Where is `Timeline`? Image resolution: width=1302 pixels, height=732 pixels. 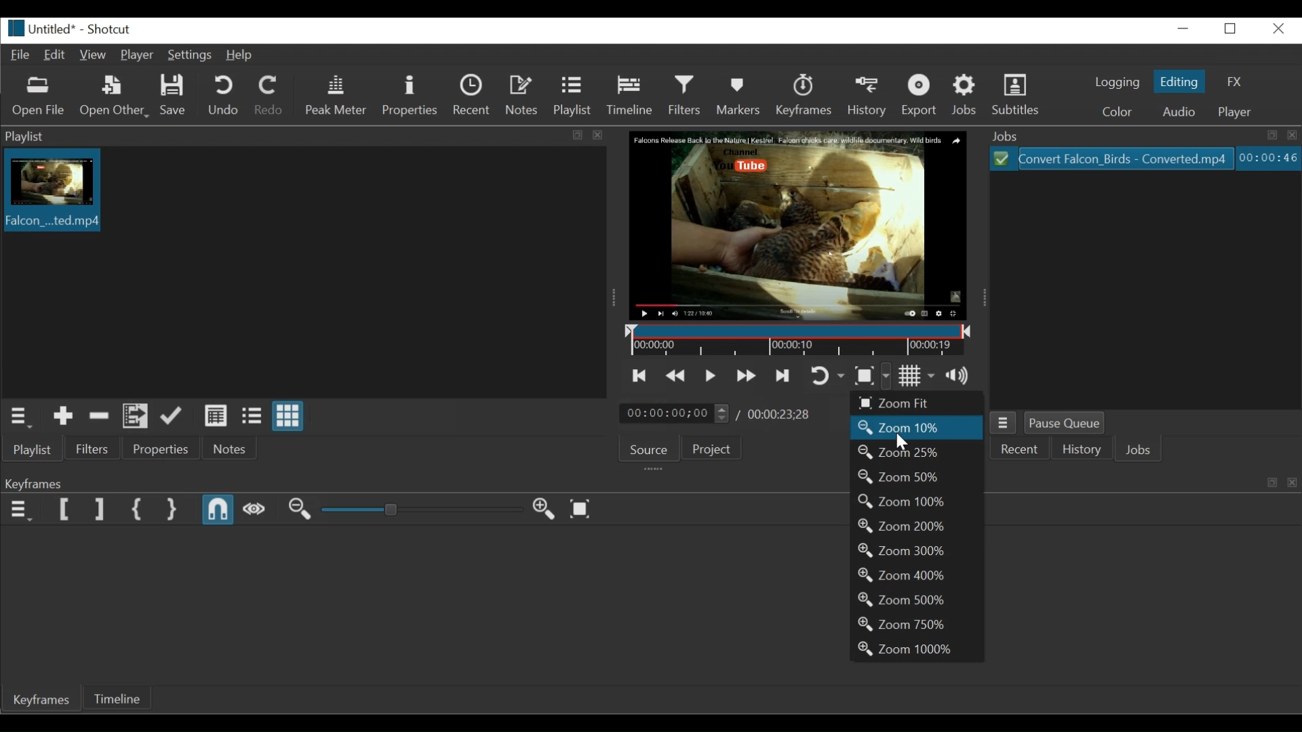 Timeline is located at coordinates (633, 96).